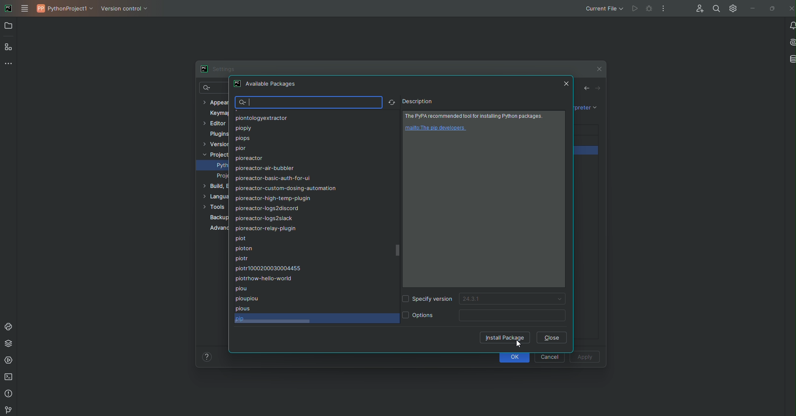 This screenshot has width=796, height=416. Describe the element at coordinates (246, 249) in the screenshot. I see `ploton` at that location.